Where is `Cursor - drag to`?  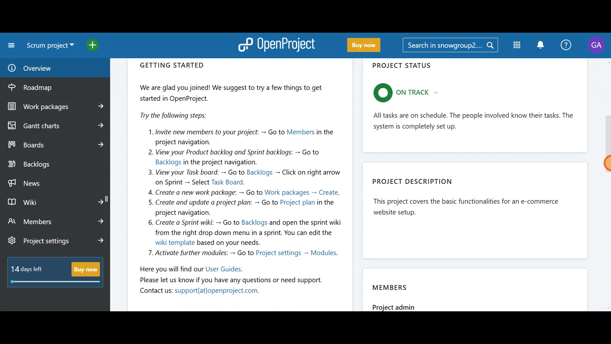 Cursor - drag to is located at coordinates (605, 164).